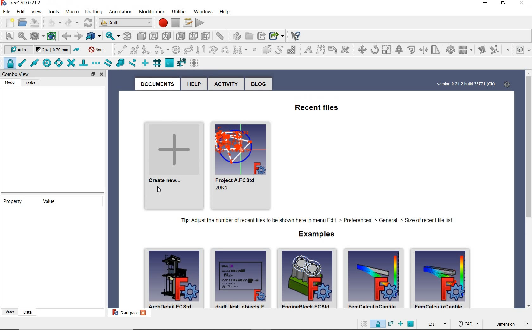  I want to click on , so click(361, 324).